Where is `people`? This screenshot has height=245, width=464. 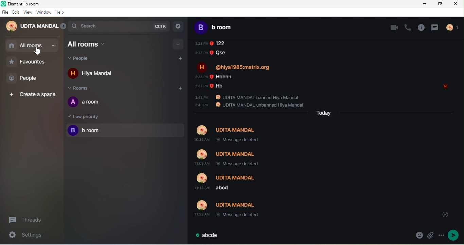 people is located at coordinates (454, 27).